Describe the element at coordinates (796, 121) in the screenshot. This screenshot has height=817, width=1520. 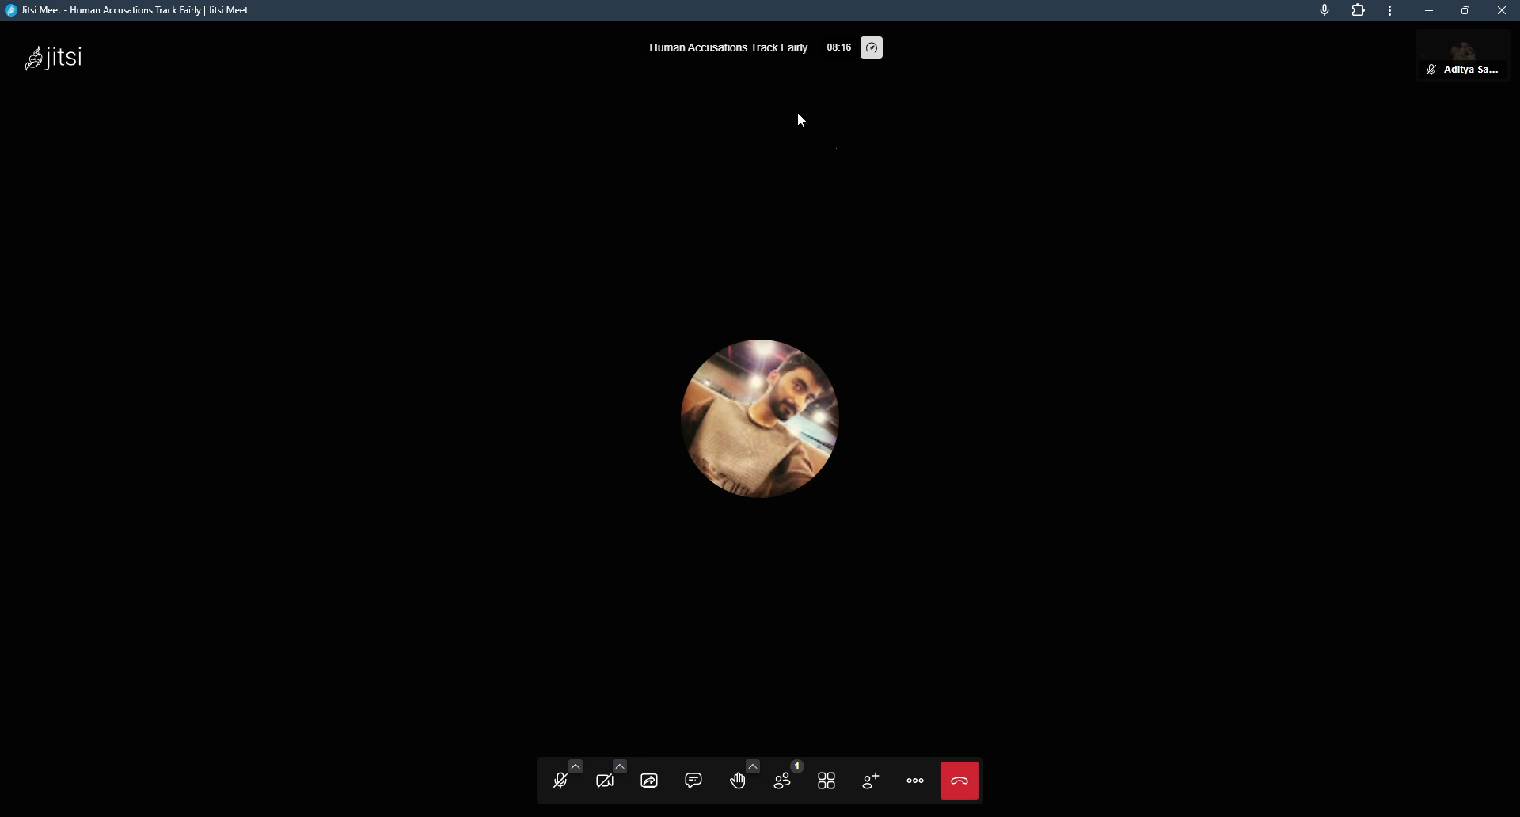
I see `cursor` at that location.